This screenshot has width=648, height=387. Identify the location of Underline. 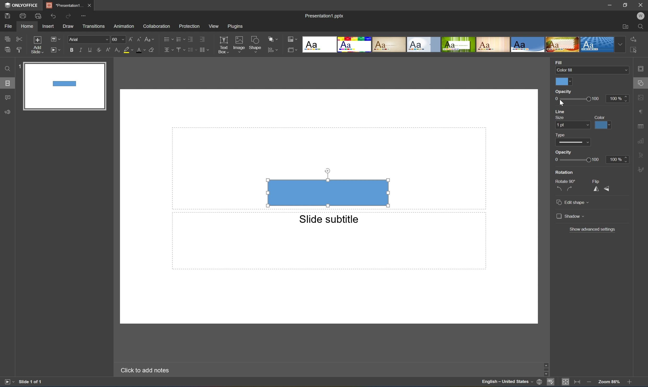
(90, 50).